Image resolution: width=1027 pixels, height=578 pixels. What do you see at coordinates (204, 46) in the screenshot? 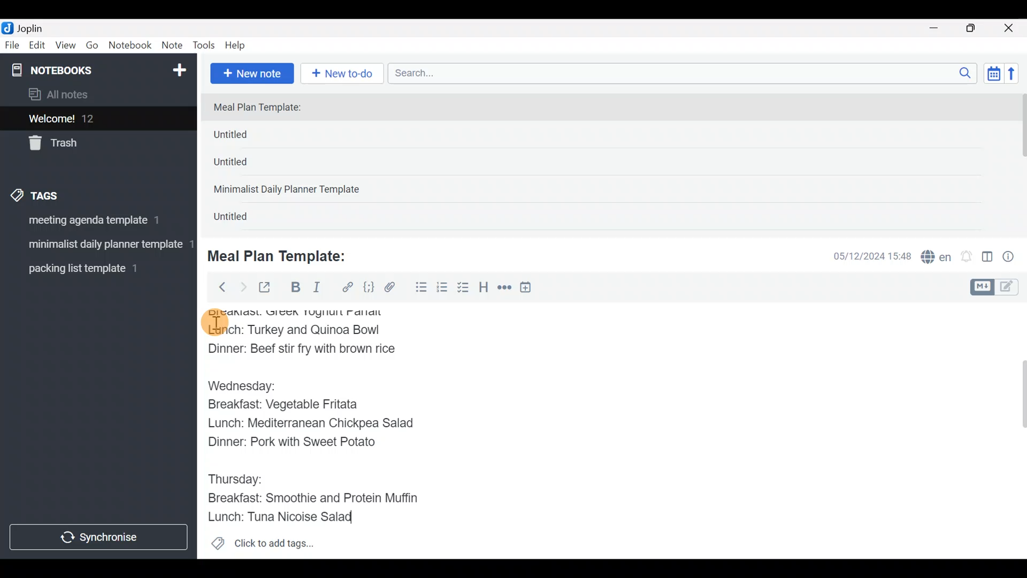
I see `Tools` at bounding box center [204, 46].